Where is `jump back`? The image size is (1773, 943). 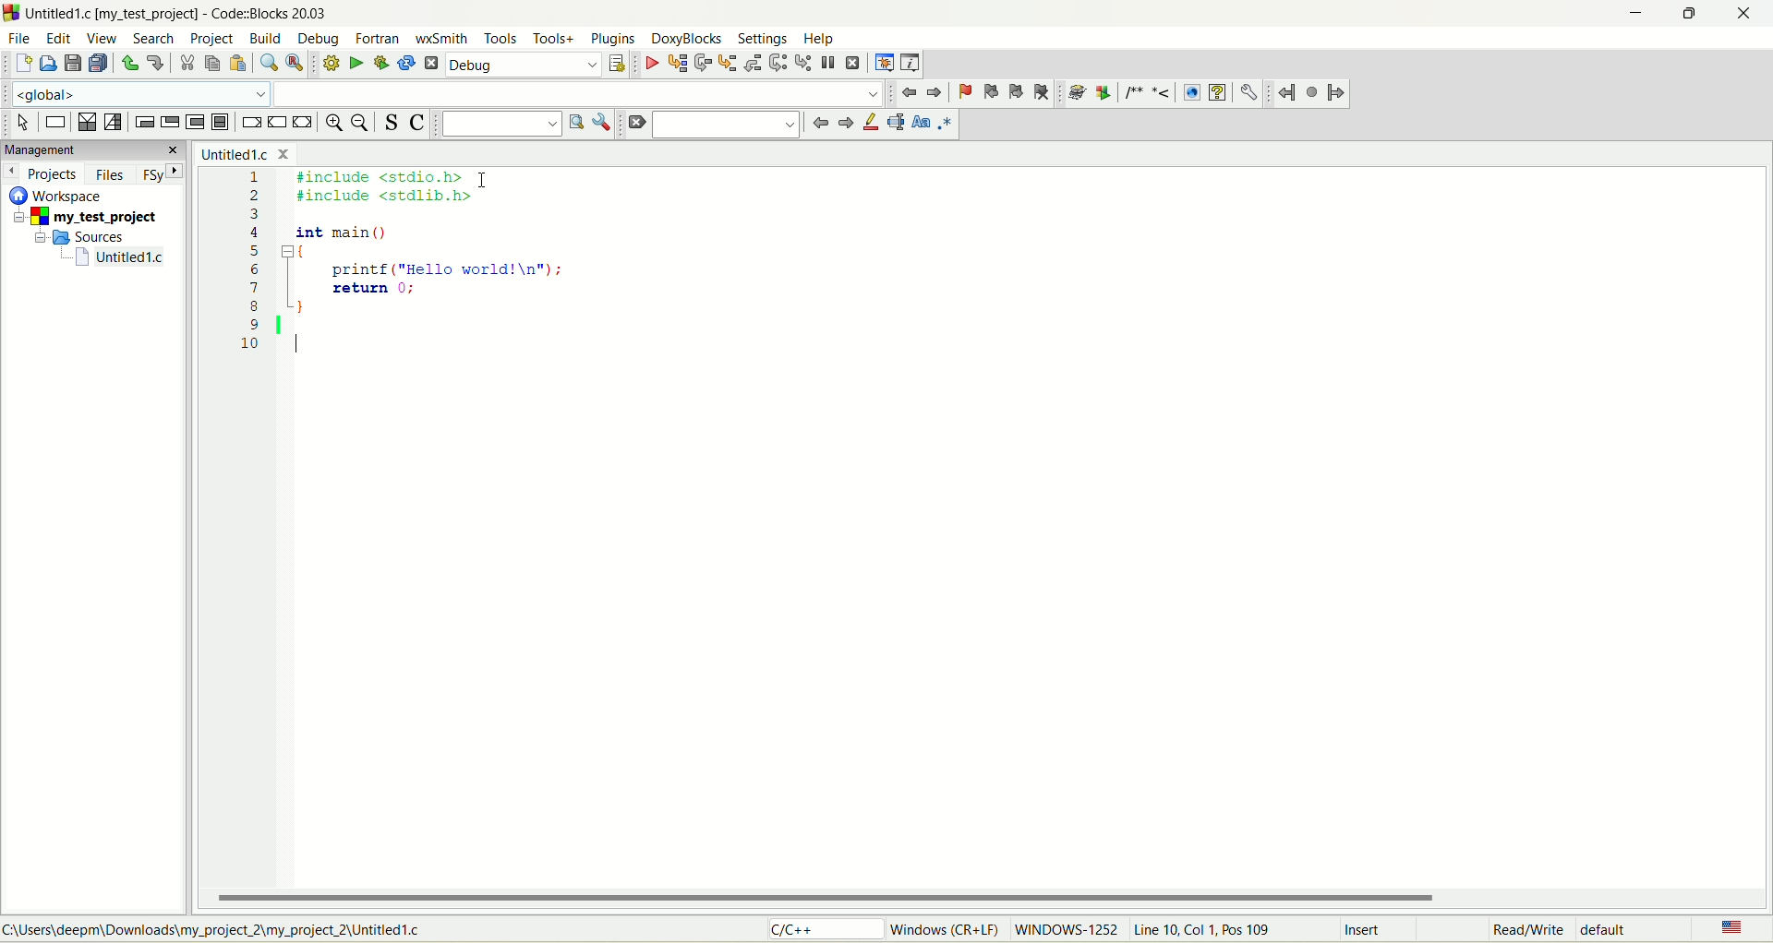
jump back is located at coordinates (1287, 94).